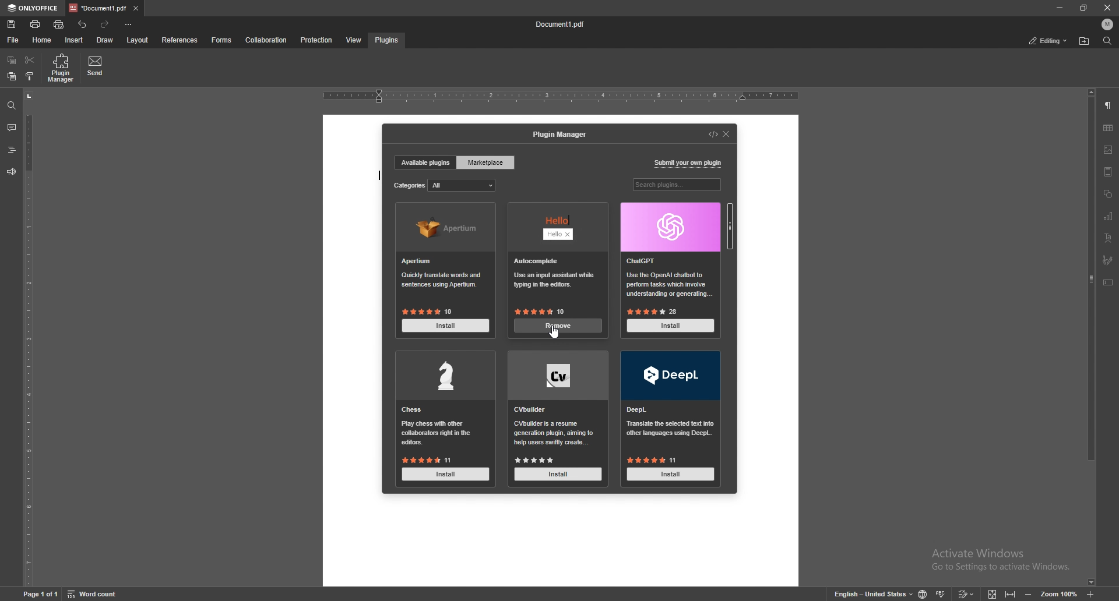 This screenshot has width=1119, height=601. Describe the element at coordinates (12, 150) in the screenshot. I see `heading` at that location.